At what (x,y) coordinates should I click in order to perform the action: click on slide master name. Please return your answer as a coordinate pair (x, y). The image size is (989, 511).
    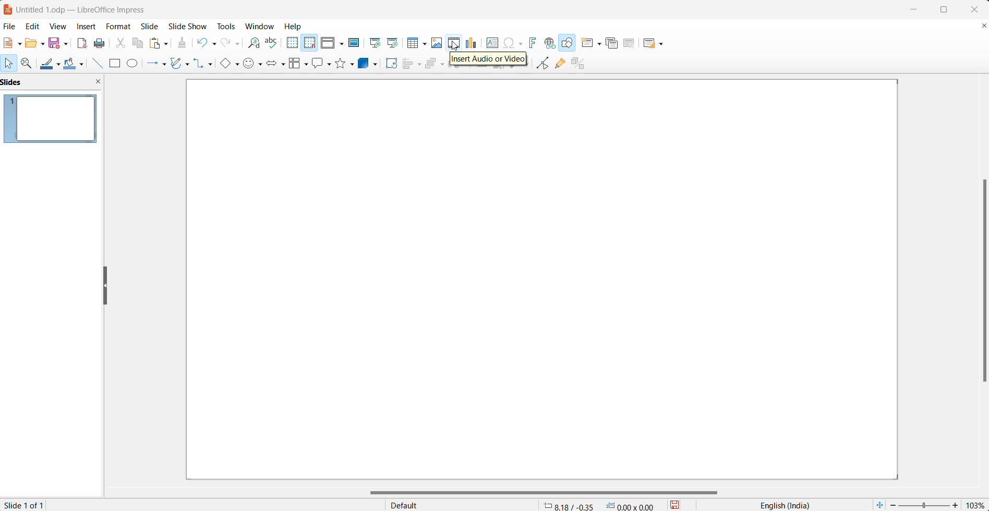
    Looking at the image, I should click on (462, 504).